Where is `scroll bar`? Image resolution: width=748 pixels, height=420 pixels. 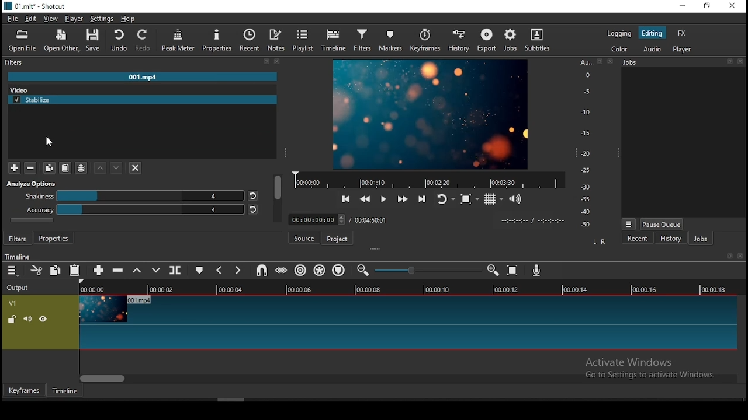
scroll bar is located at coordinates (406, 378).